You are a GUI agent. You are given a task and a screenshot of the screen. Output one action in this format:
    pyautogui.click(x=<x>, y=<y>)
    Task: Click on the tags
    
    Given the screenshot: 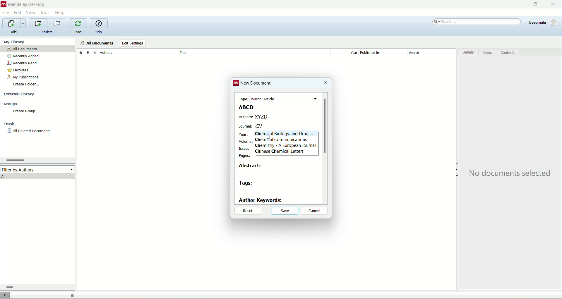 What is the action you would take?
    pyautogui.click(x=246, y=184)
    